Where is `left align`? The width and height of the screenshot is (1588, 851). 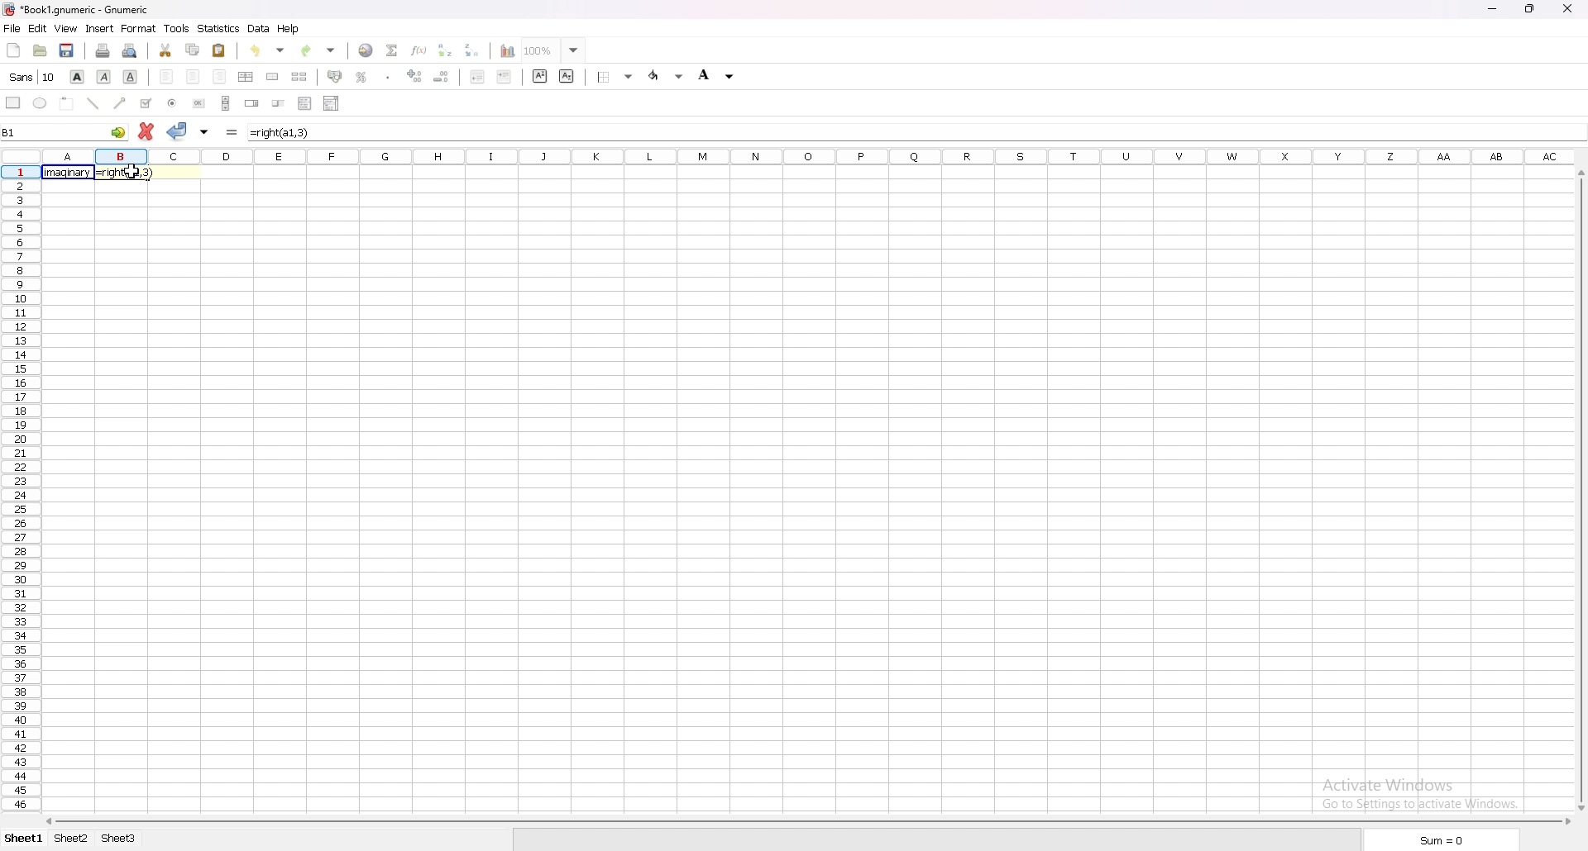
left align is located at coordinates (166, 76).